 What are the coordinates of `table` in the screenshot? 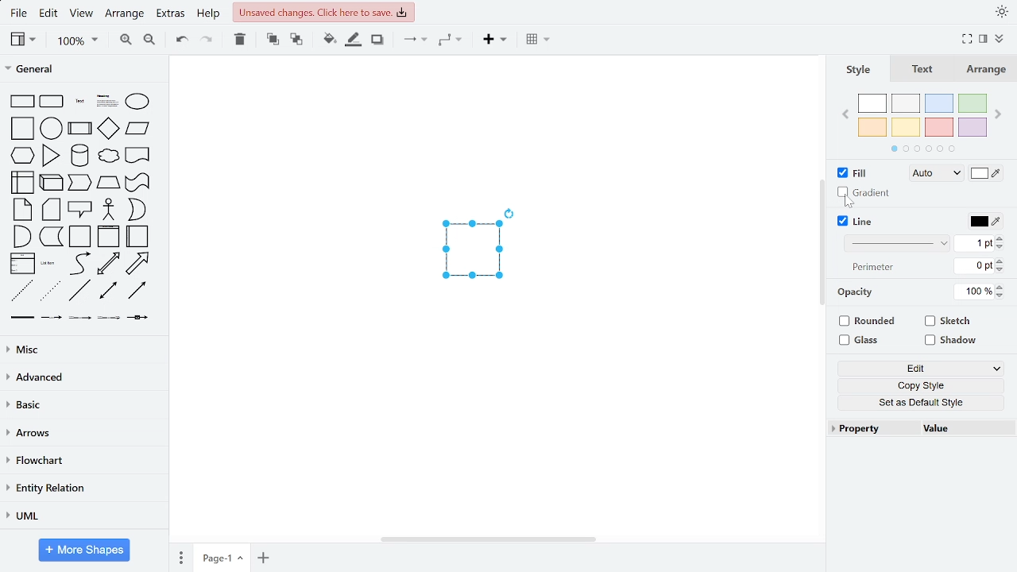 It's located at (536, 41).